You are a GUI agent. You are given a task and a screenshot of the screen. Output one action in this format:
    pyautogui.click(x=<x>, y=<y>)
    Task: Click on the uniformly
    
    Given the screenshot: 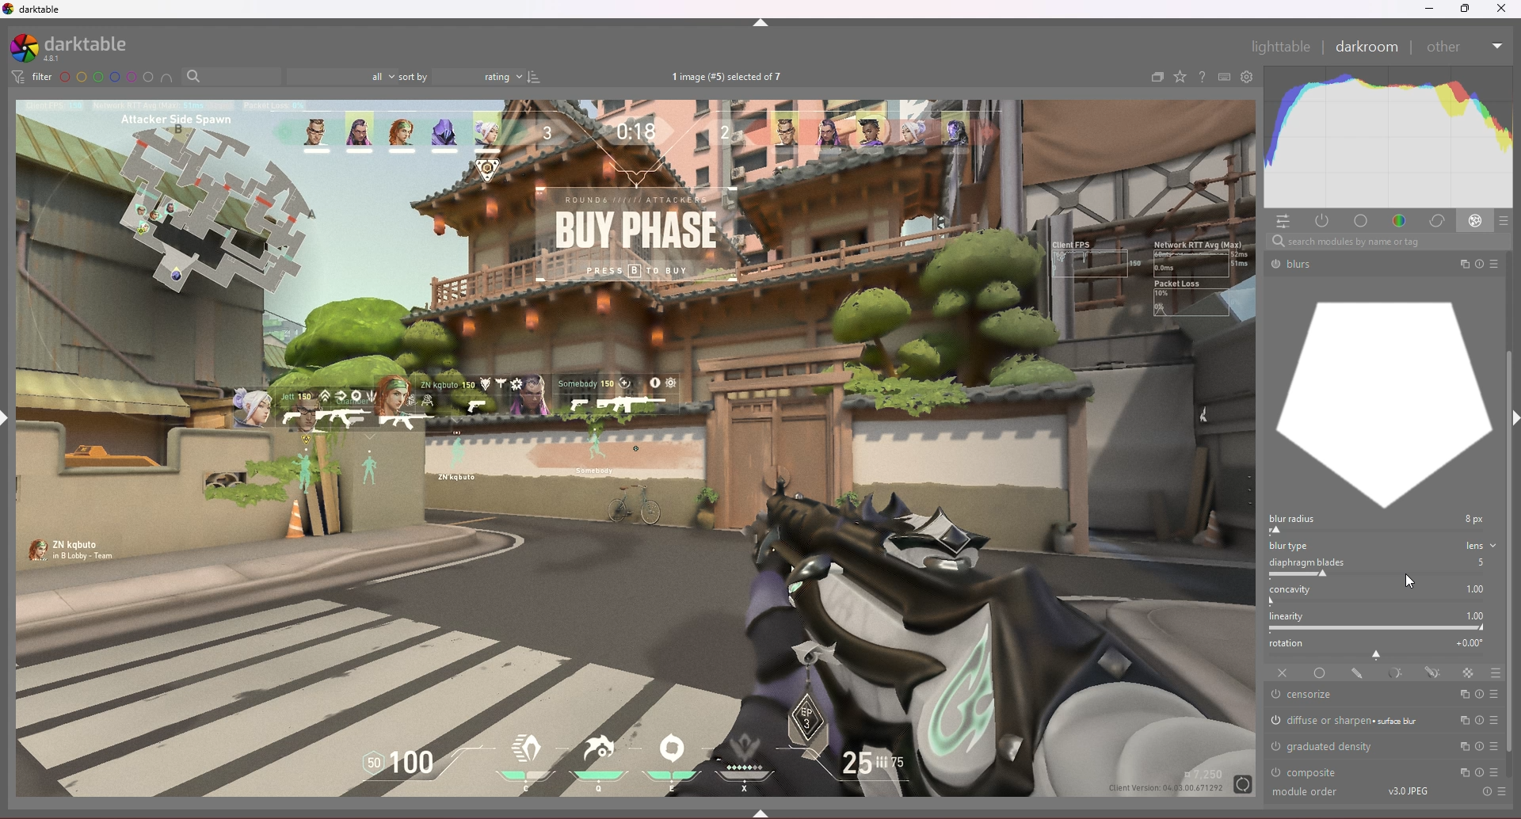 What is the action you would take?
    pyautogui.click(x=1320, y=673)
    